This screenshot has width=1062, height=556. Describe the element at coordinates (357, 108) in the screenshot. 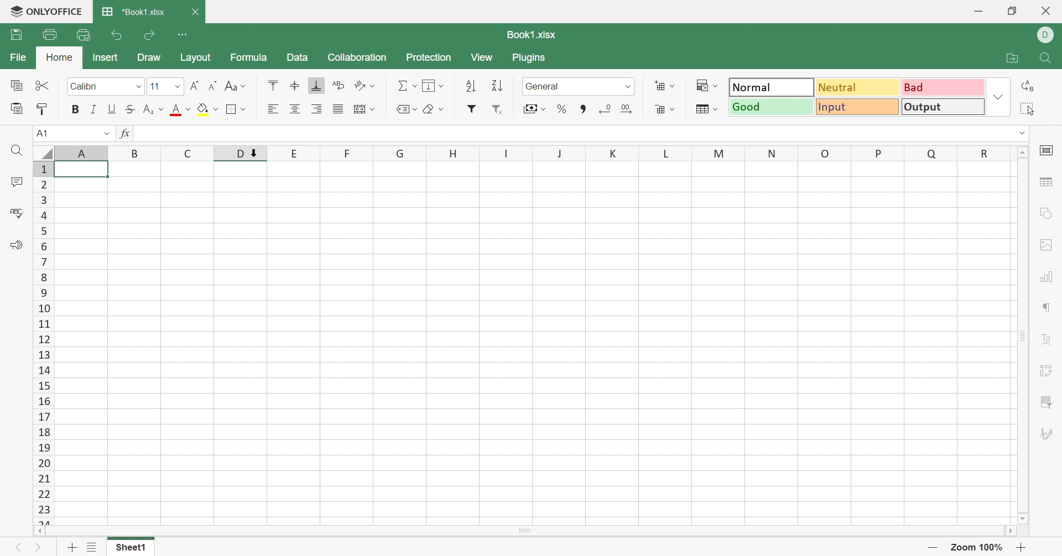

I see `Merge and center` at that location.